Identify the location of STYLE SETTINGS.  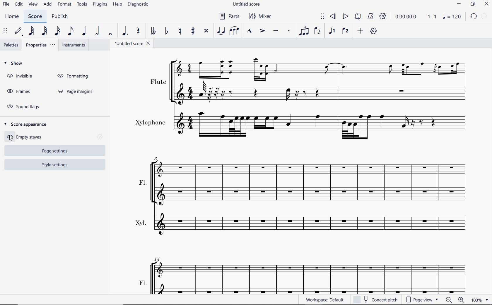
(54, 165).